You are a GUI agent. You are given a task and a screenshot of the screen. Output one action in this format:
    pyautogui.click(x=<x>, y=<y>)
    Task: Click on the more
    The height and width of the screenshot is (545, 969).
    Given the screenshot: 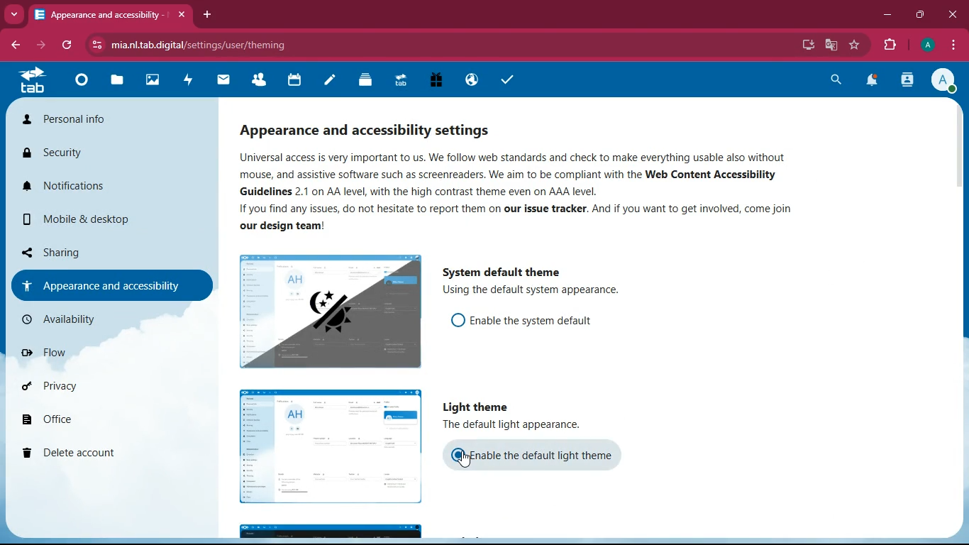 What is the action you would take?
    pyautogui.click(x=15, y=14)
    